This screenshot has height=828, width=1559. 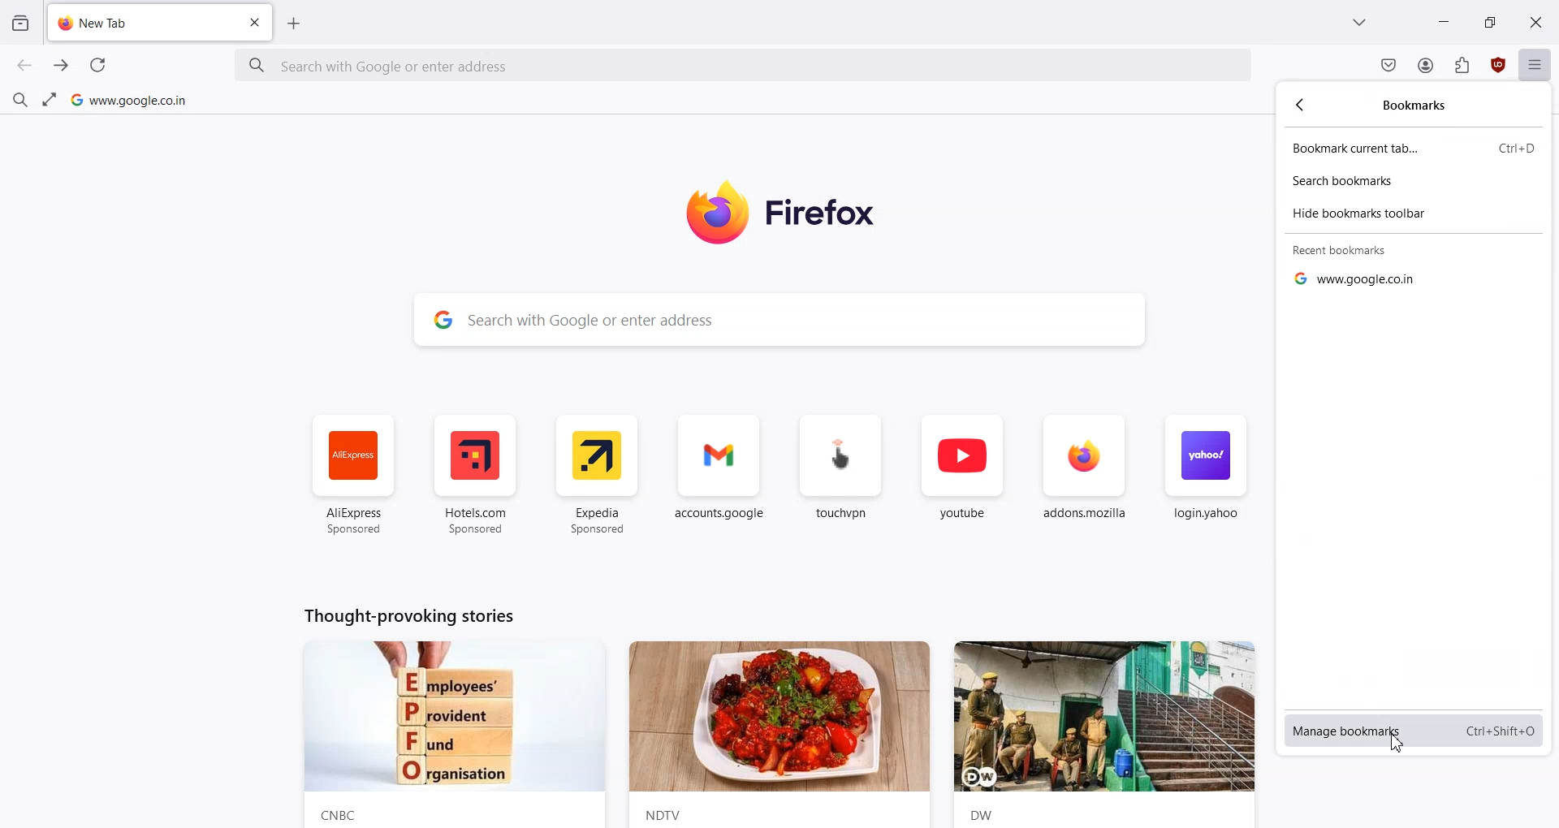 What do you see at coordinates (599, 475) in the screenshot?
I see `Expedia Sponsored` at bounding box center [599, 475].